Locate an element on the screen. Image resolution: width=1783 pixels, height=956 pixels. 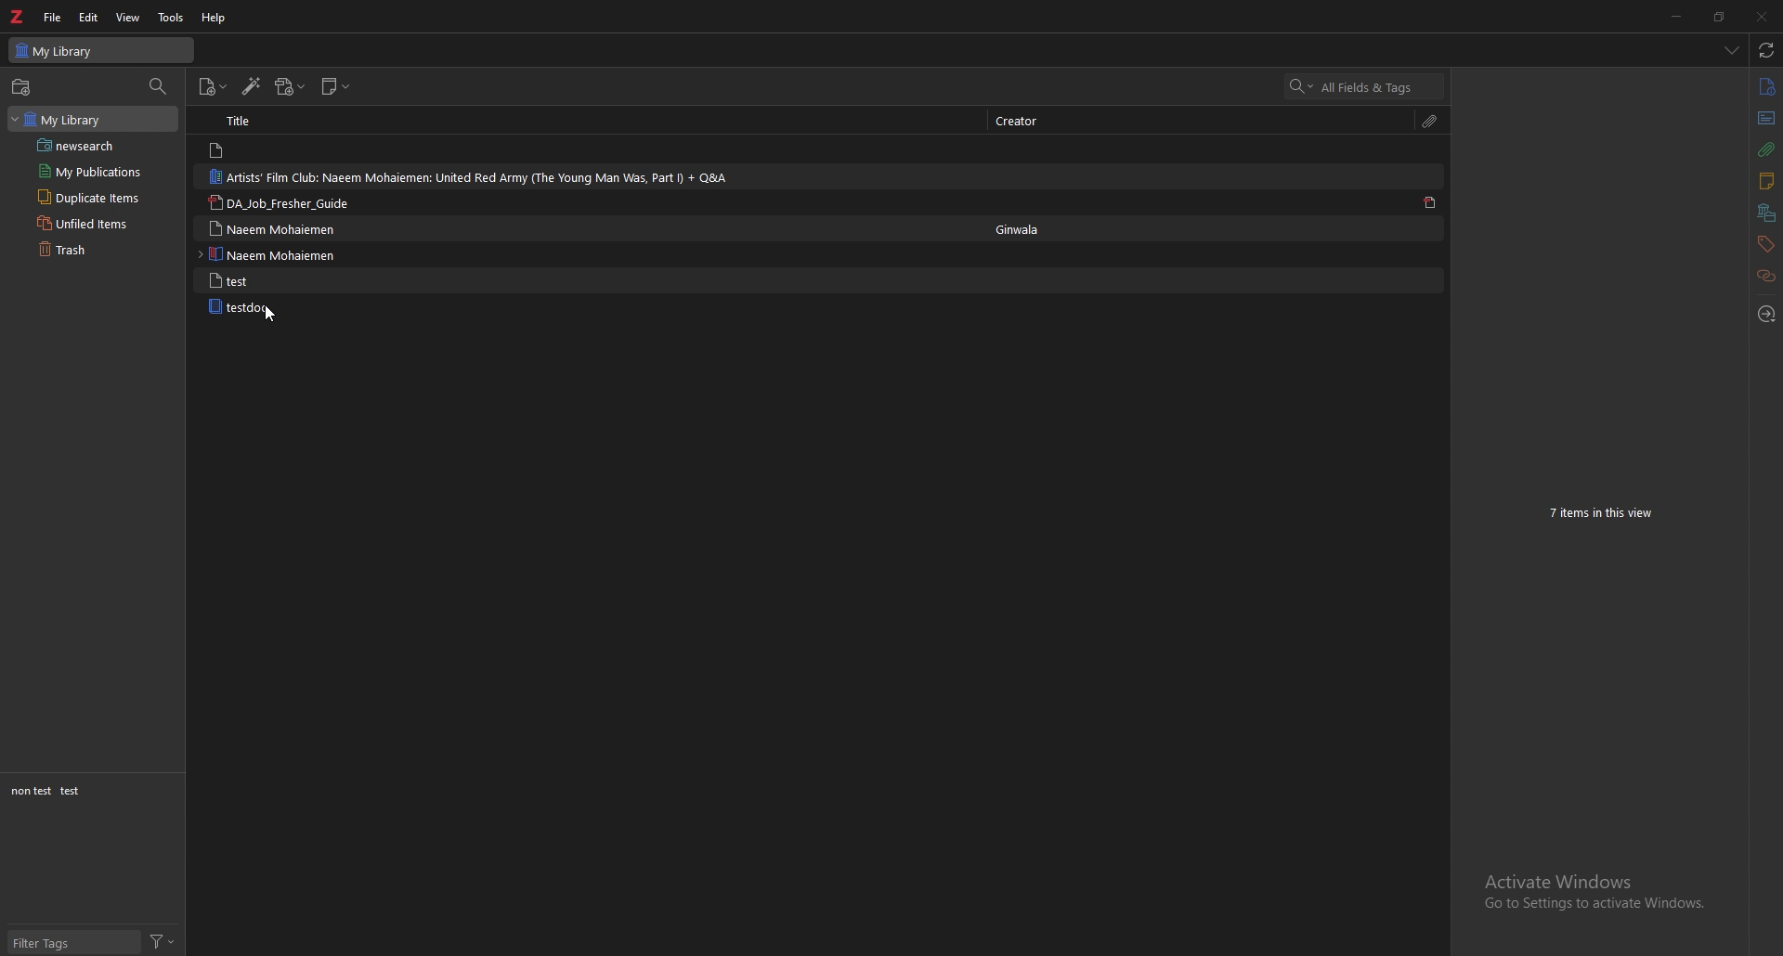
attachment is located at coordinates (1431, 120).